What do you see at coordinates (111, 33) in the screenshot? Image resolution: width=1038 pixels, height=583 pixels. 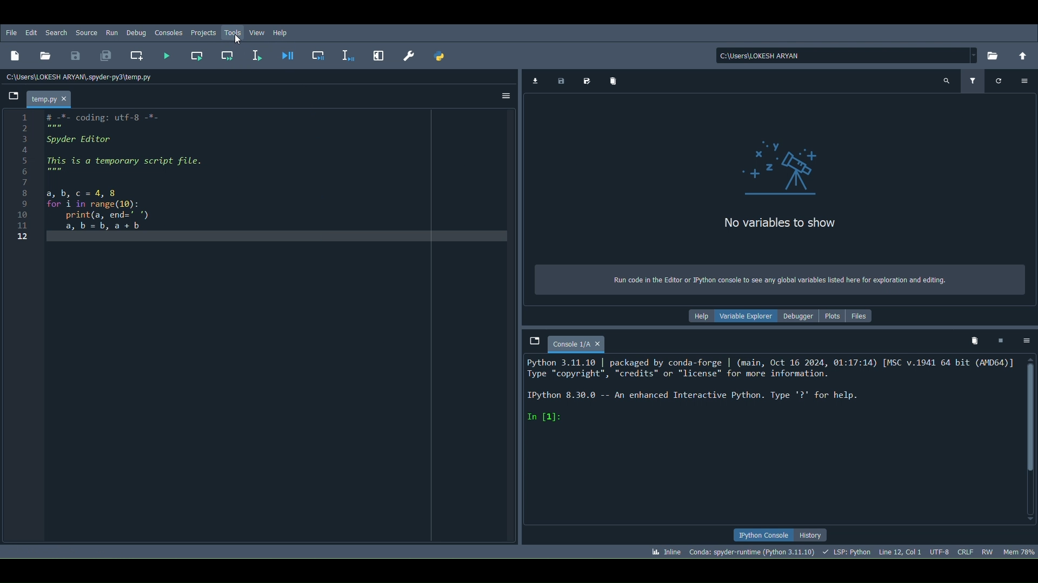 I see `Run` at bounding box center [111, 33].